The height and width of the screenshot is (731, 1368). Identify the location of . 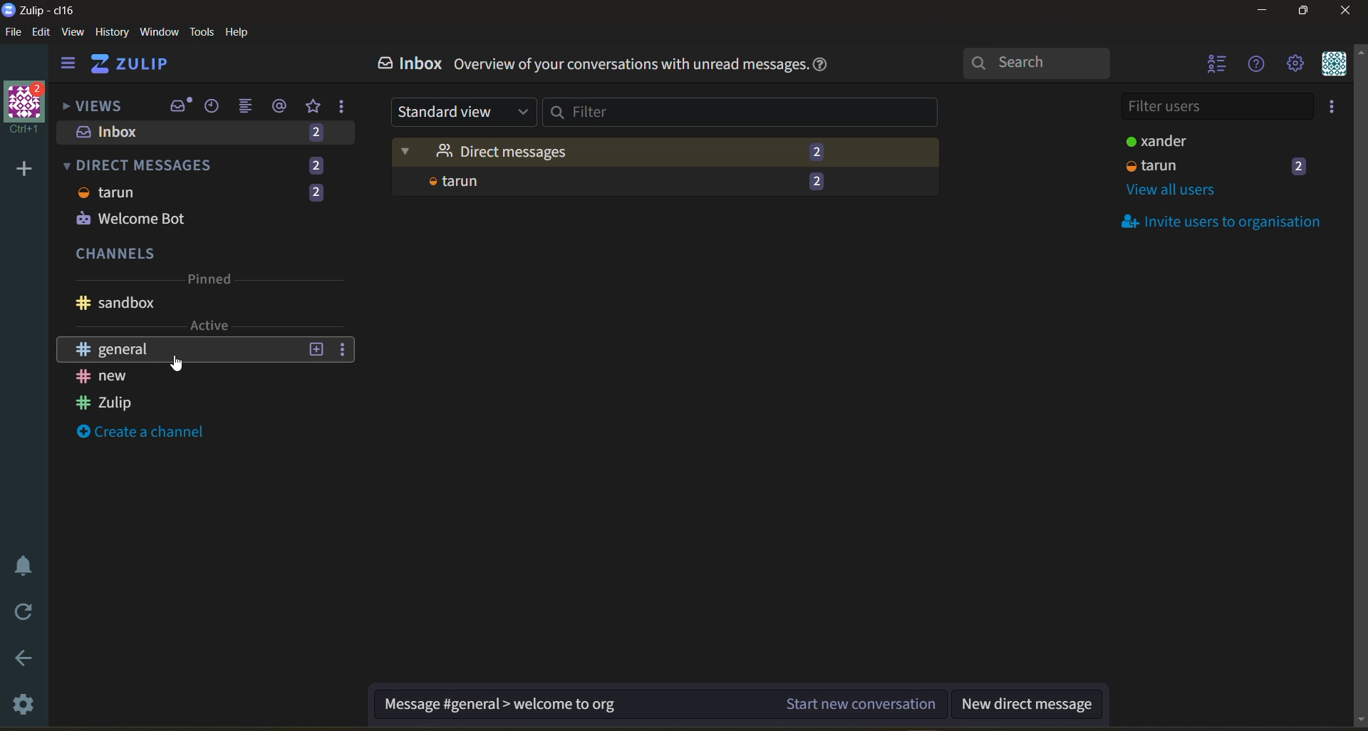
(172, 366).